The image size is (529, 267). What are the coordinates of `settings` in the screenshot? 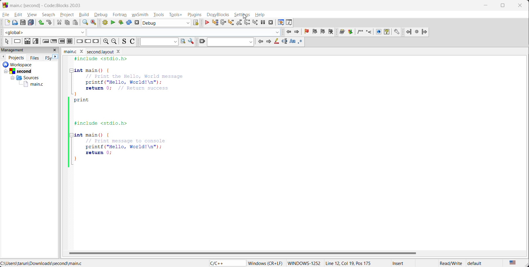 It's located at (242, 15).